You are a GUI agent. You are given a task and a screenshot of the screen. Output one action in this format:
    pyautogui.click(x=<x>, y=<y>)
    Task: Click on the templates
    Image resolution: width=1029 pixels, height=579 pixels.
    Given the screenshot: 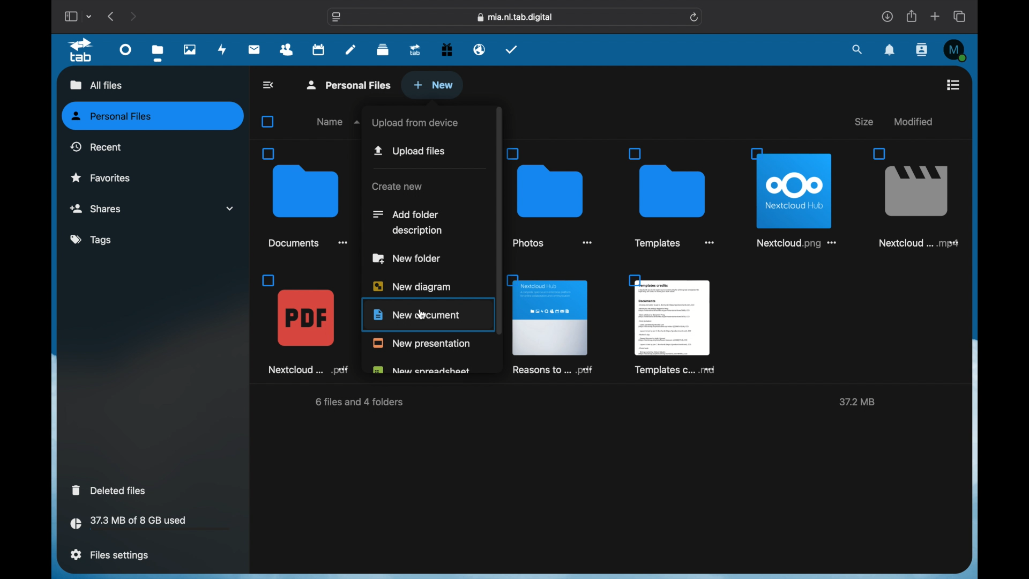 What is the action you would take?
    pyautogui.click(x=672, y=324)
    